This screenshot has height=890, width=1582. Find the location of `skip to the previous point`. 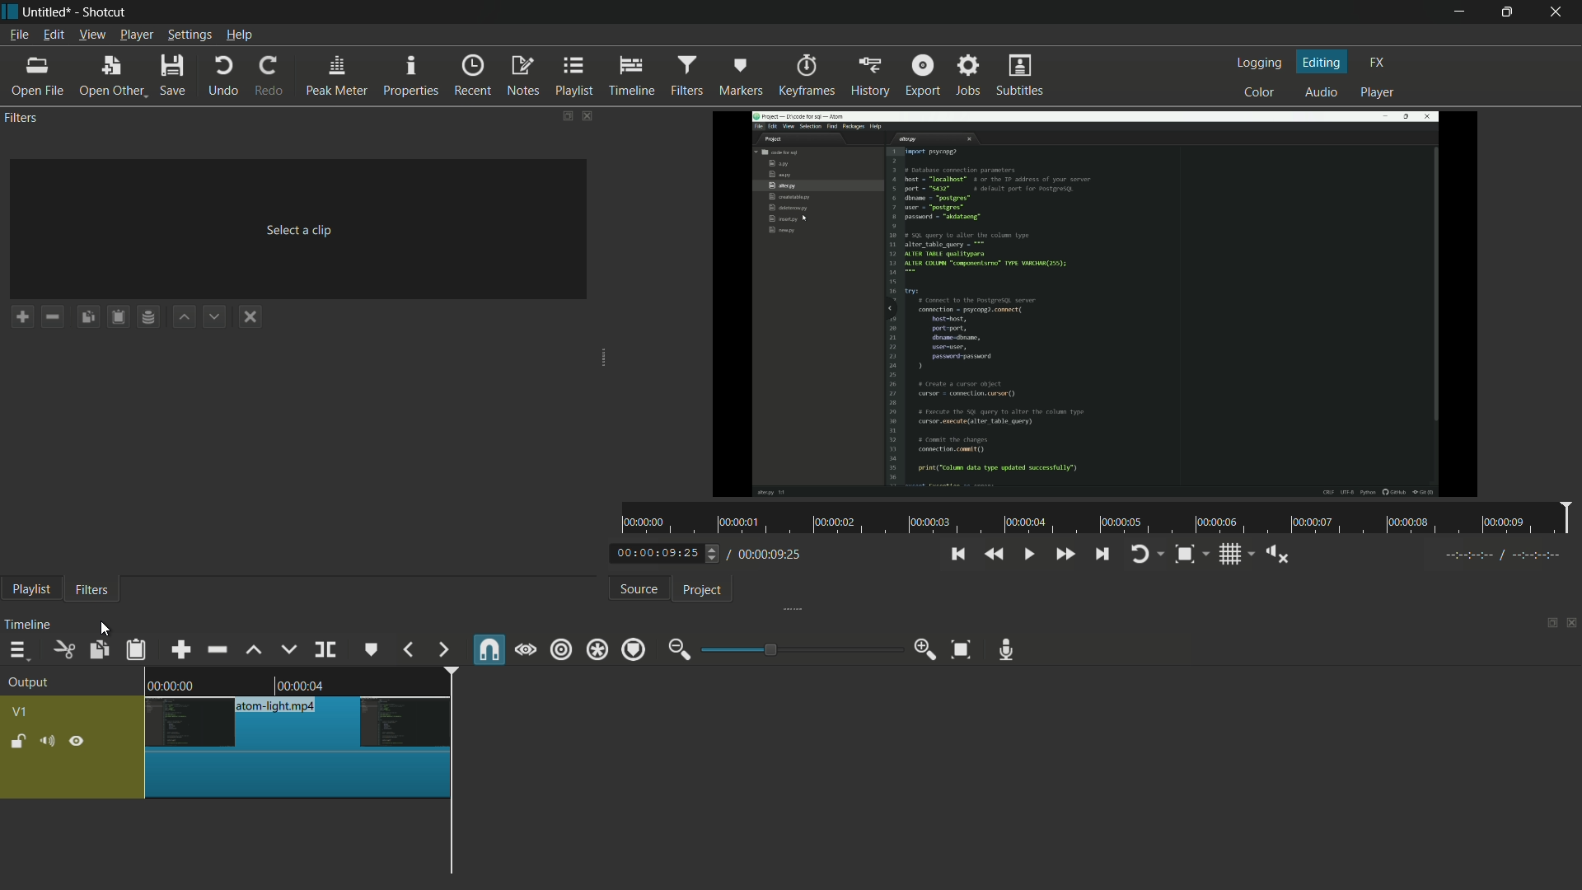

skip to the previous point is located at coordinates (957, 555).